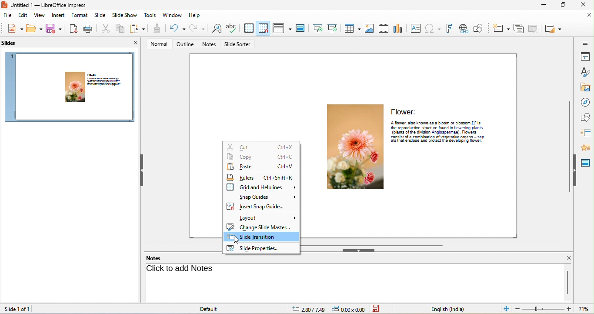 The width and height of the screenshot is (594, 314). What do you see at coordinates (399, 28) in the screenshot?
I see `chart` at bounding box center [399, 28].